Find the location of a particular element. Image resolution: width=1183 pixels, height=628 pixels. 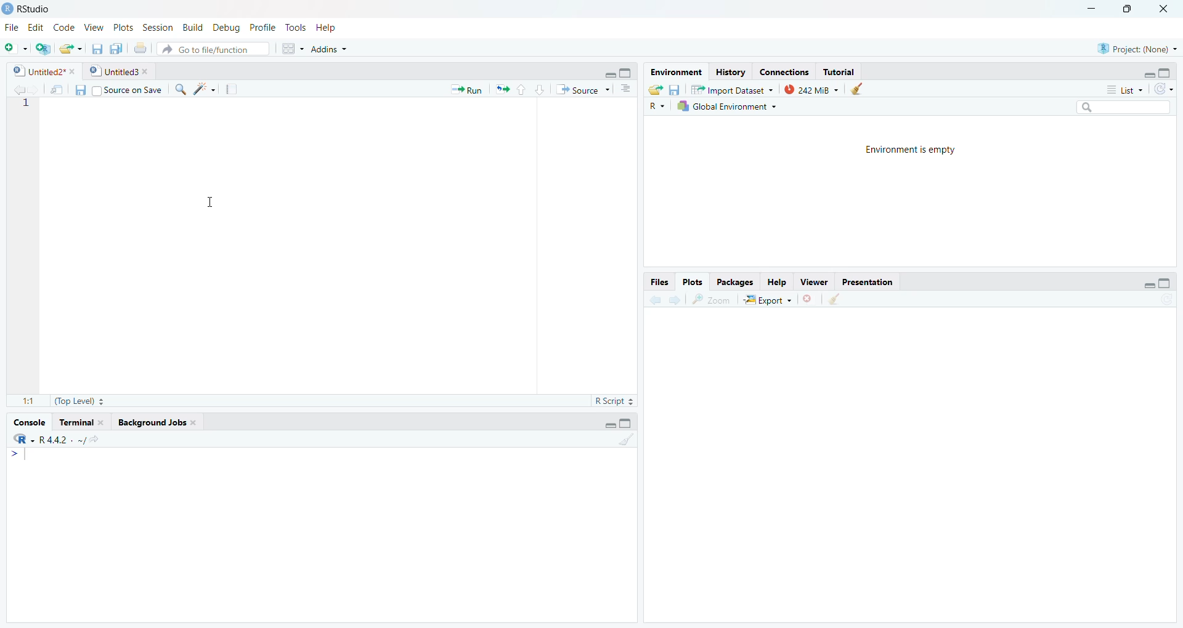

Tutorial is located at coordinates (839, 72).